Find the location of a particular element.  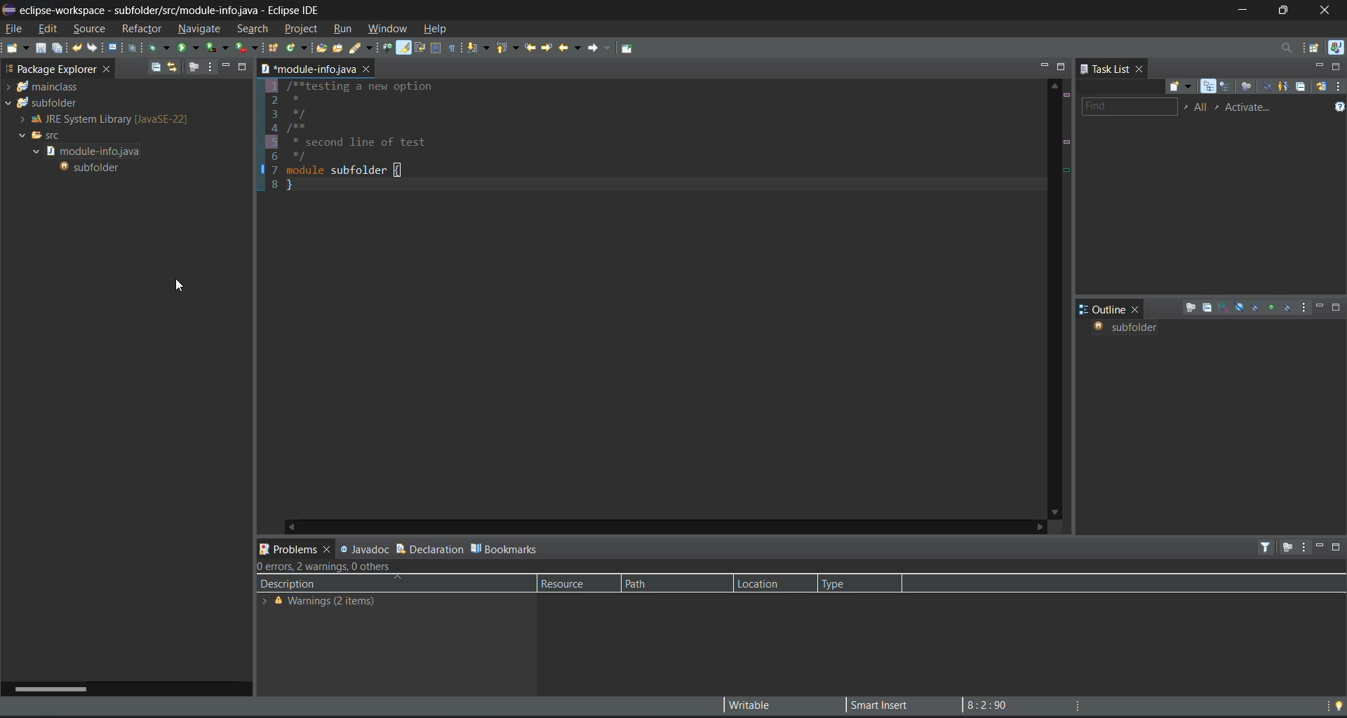

smart insert is located at coordinates (876, 705).